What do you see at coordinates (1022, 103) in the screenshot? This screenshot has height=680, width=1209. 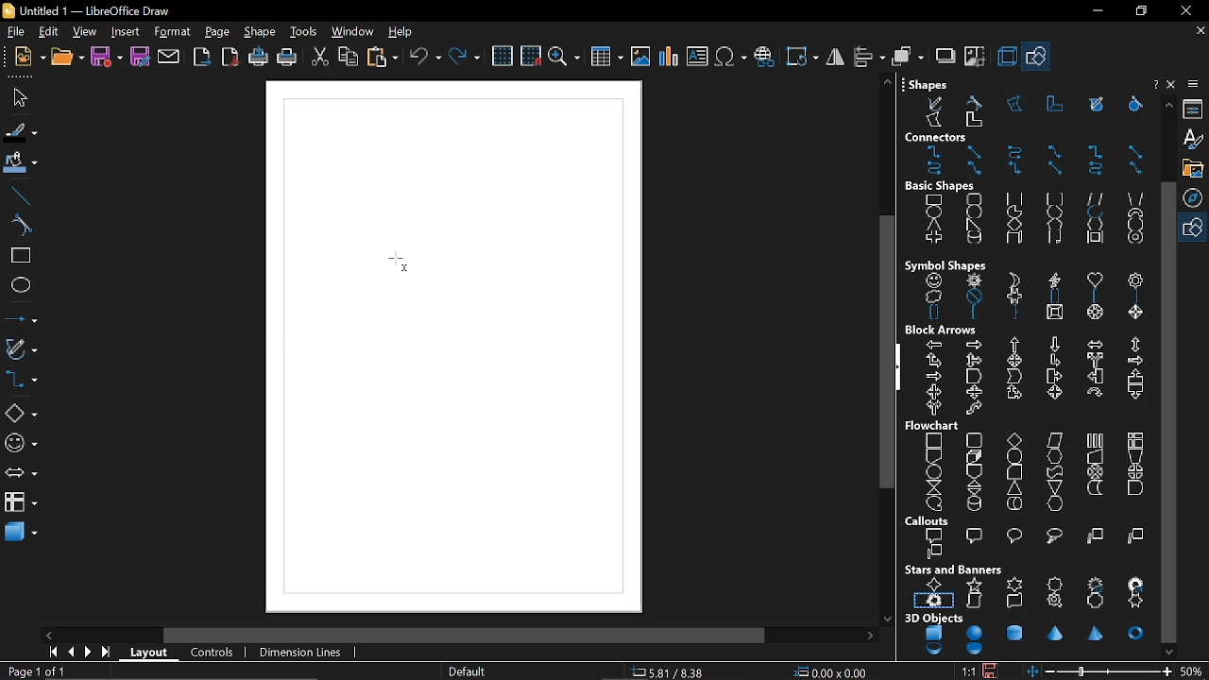 I see `Shapes` at bounding box center [1022, 103].